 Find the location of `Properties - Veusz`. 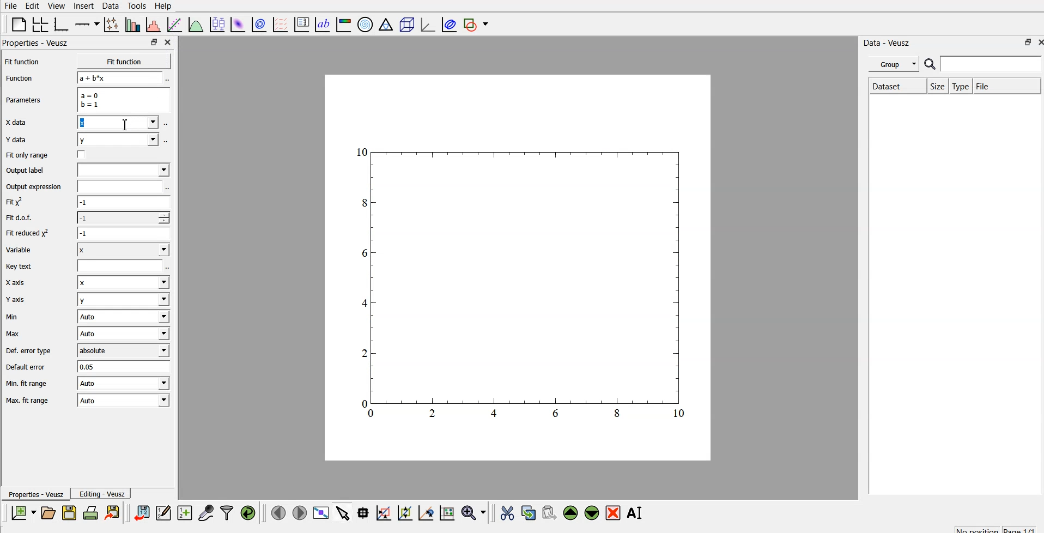

Properties - Veusz is located at coordinates (38, 44).